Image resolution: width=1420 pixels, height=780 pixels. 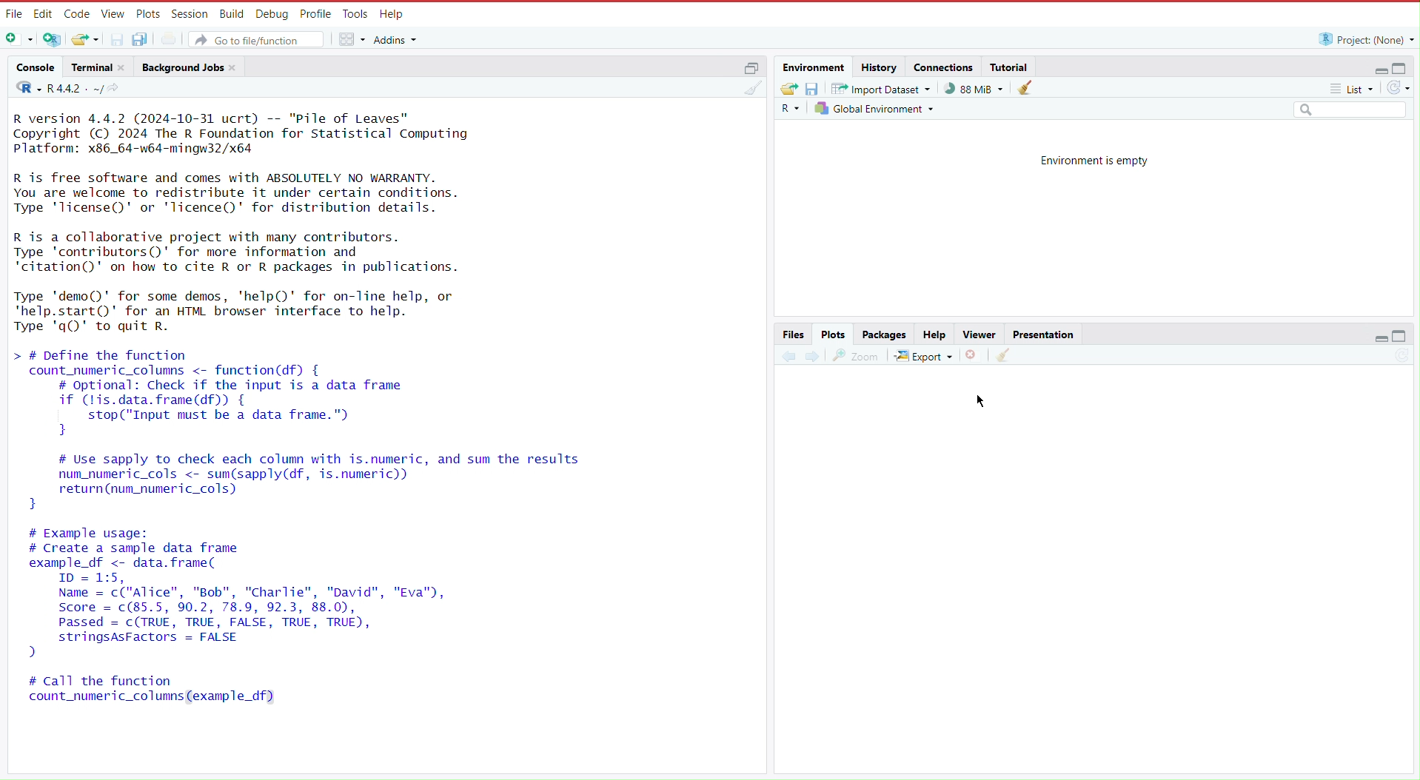 What do you see at coordinates (312, 13) in the screenshot?
I see `Profile` at bounding box center [312, 13].